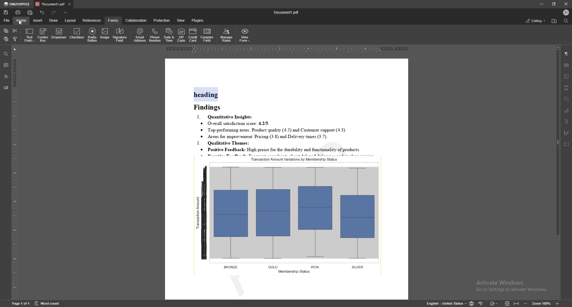 The height and width of the screenshot is (307, 572). What do you see at coordinates (566, 54) in the screenshot?
I see `paragraph` at bounding box center [566, 54].